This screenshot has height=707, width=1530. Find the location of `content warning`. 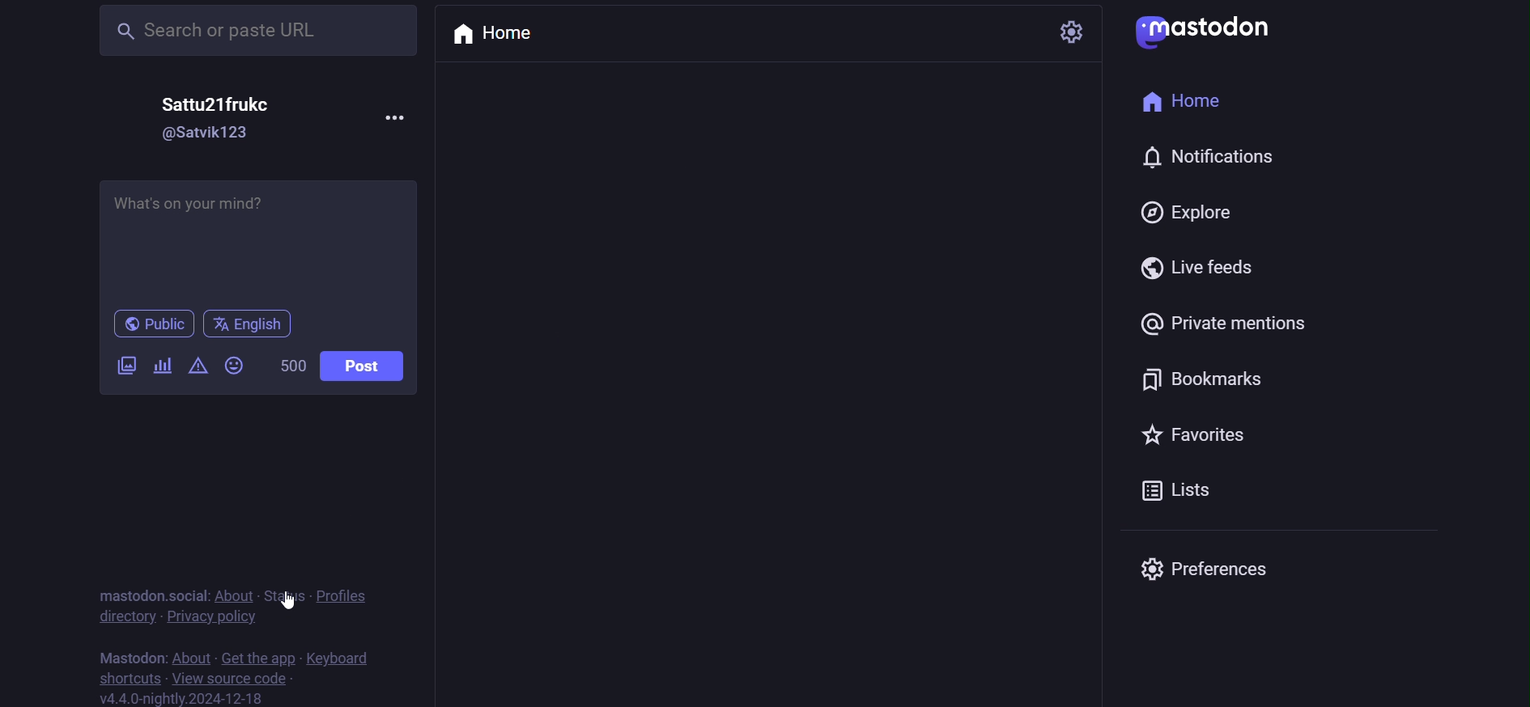

content warning is located at coordinates (200, 367).